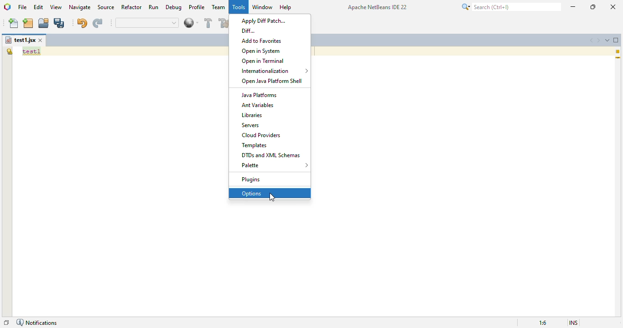 The image size is (623, 328). What do you see at coordinates (273, 71) in the screenshot?
I see `internationalization` at bounding box center [273, 71].